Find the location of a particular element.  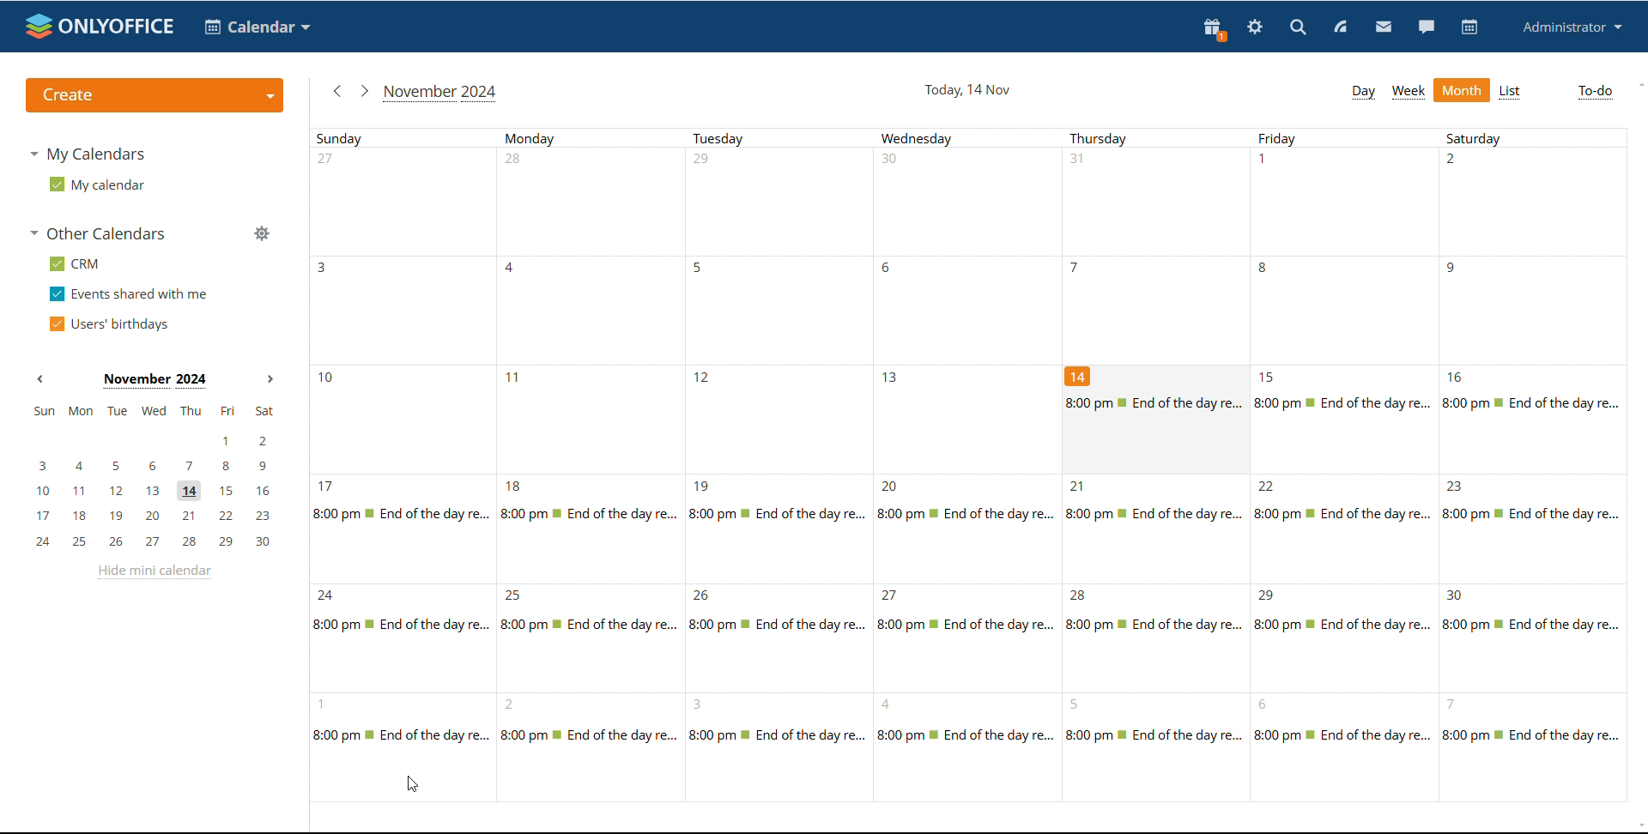

current month is located at coordinates (442, 93).